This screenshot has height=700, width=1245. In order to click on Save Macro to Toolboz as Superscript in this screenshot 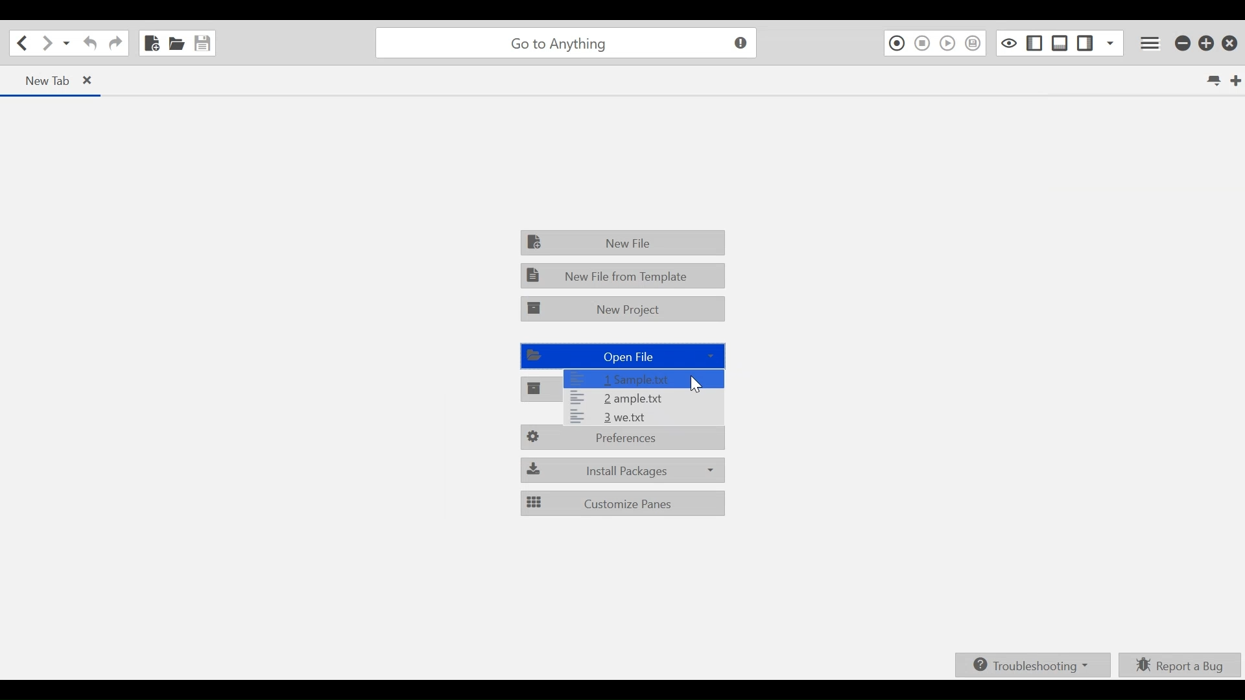, I will do `click(975, 43)`.